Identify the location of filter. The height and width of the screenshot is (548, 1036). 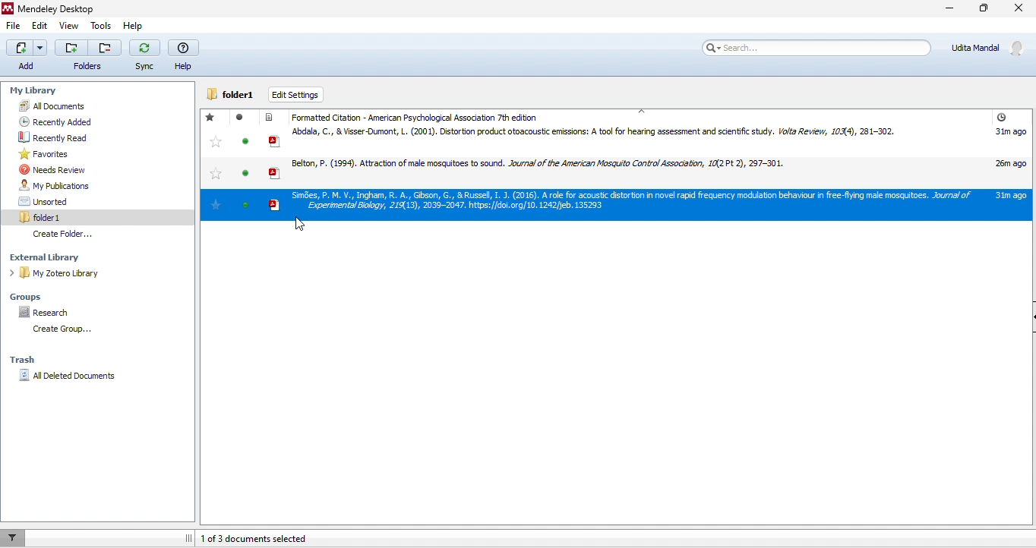
(16, 537).